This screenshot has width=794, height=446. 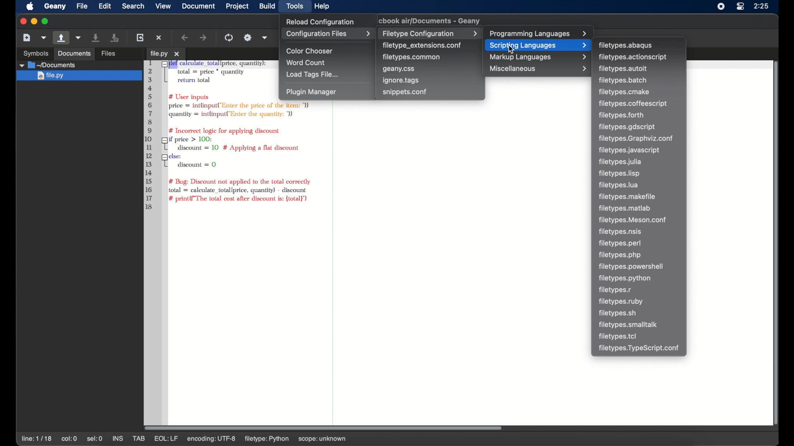 What do you see at coordinates (322, 6) in the screenshot?
I see `help` at bounding box center [322, 6].